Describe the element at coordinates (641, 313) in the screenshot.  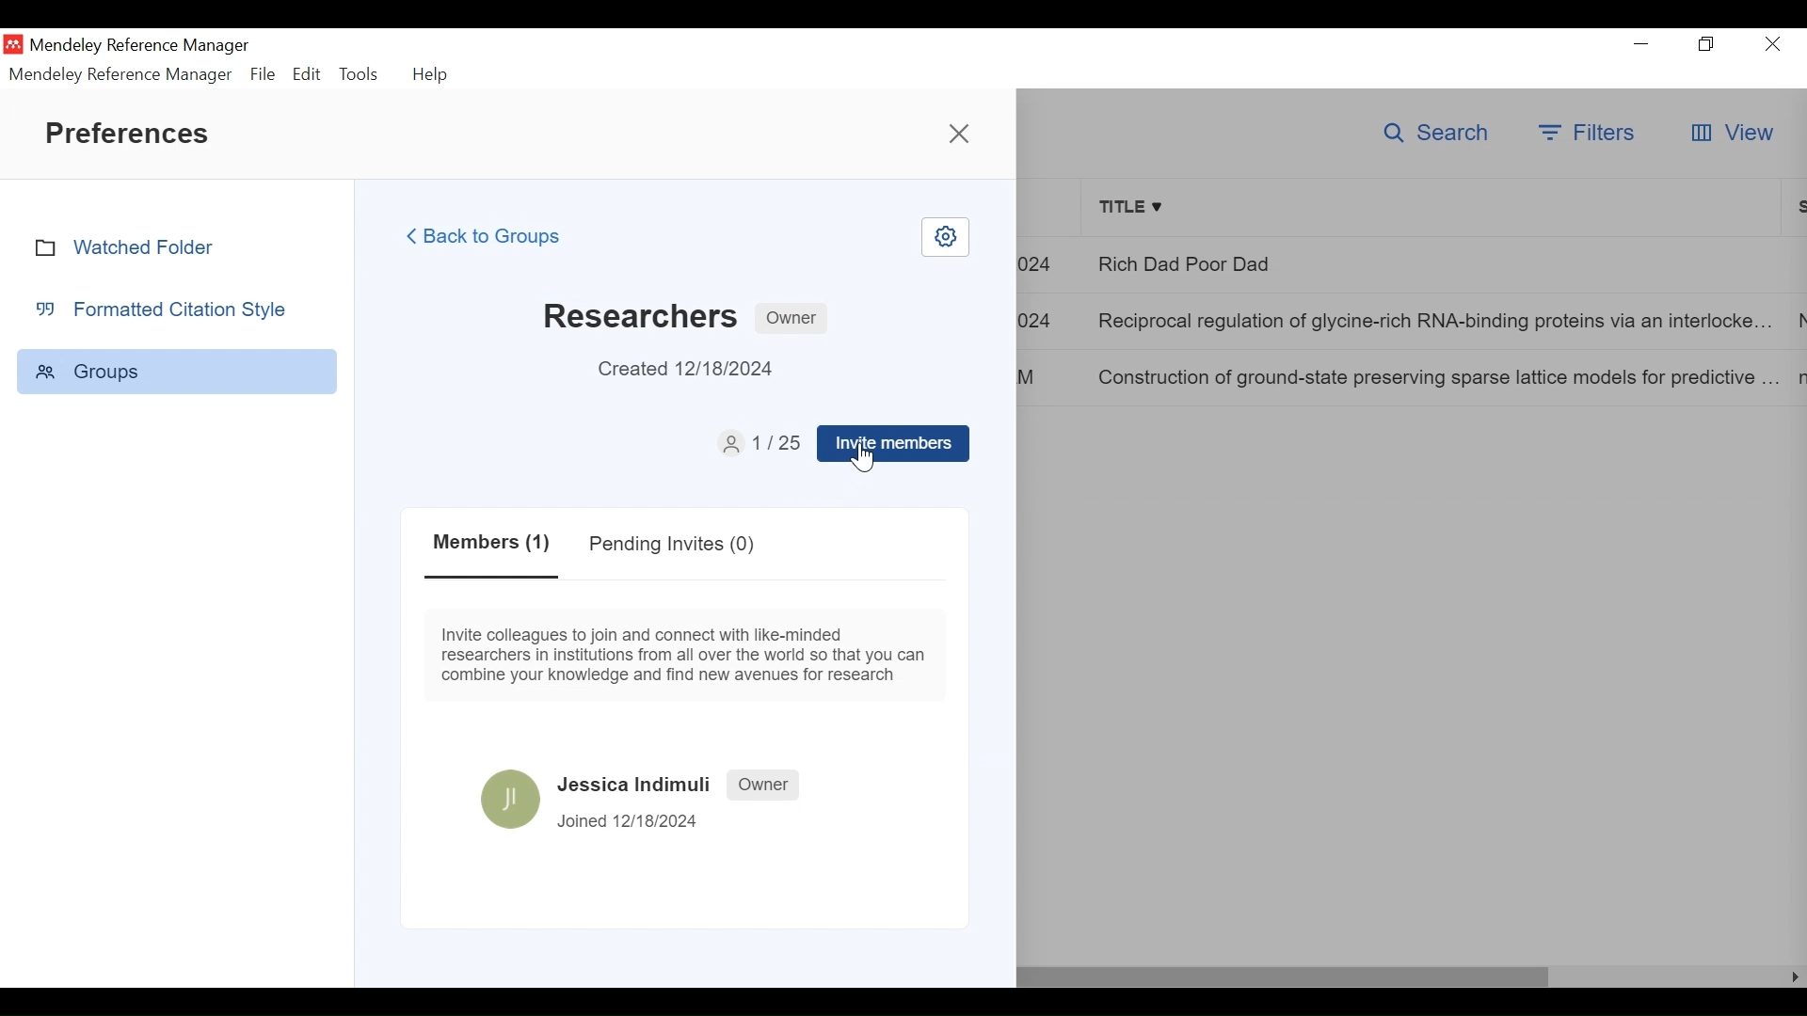
I see `Researchers` at that location.